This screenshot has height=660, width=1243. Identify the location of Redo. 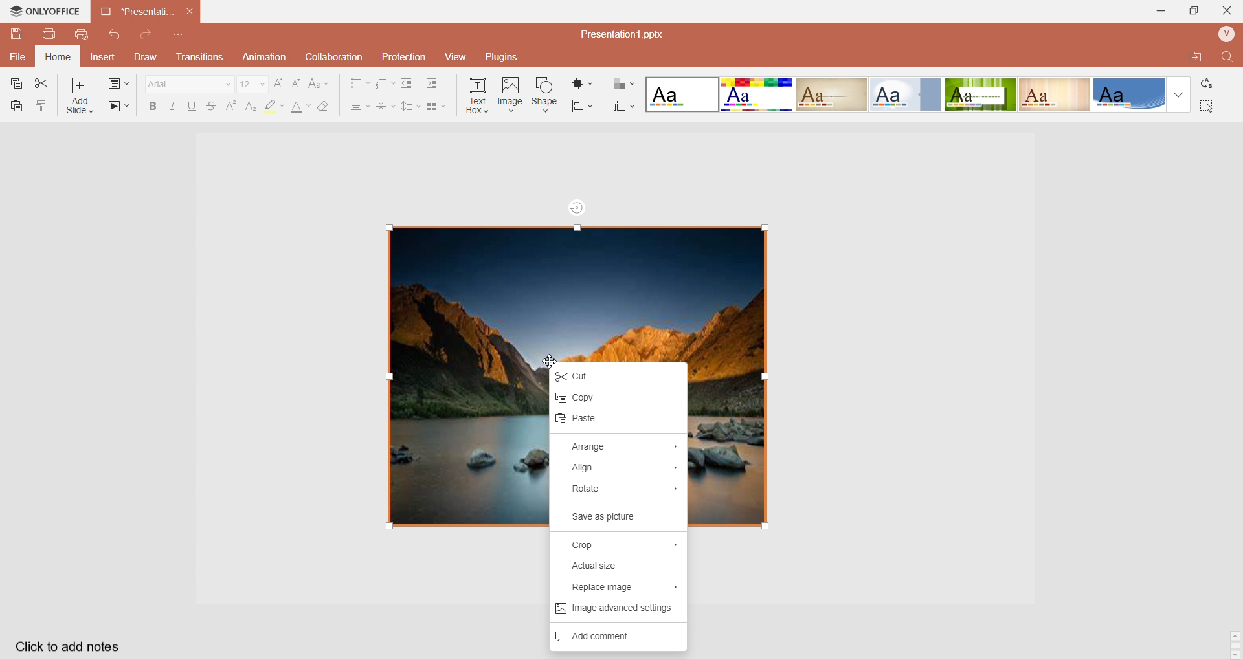
(115, 35).